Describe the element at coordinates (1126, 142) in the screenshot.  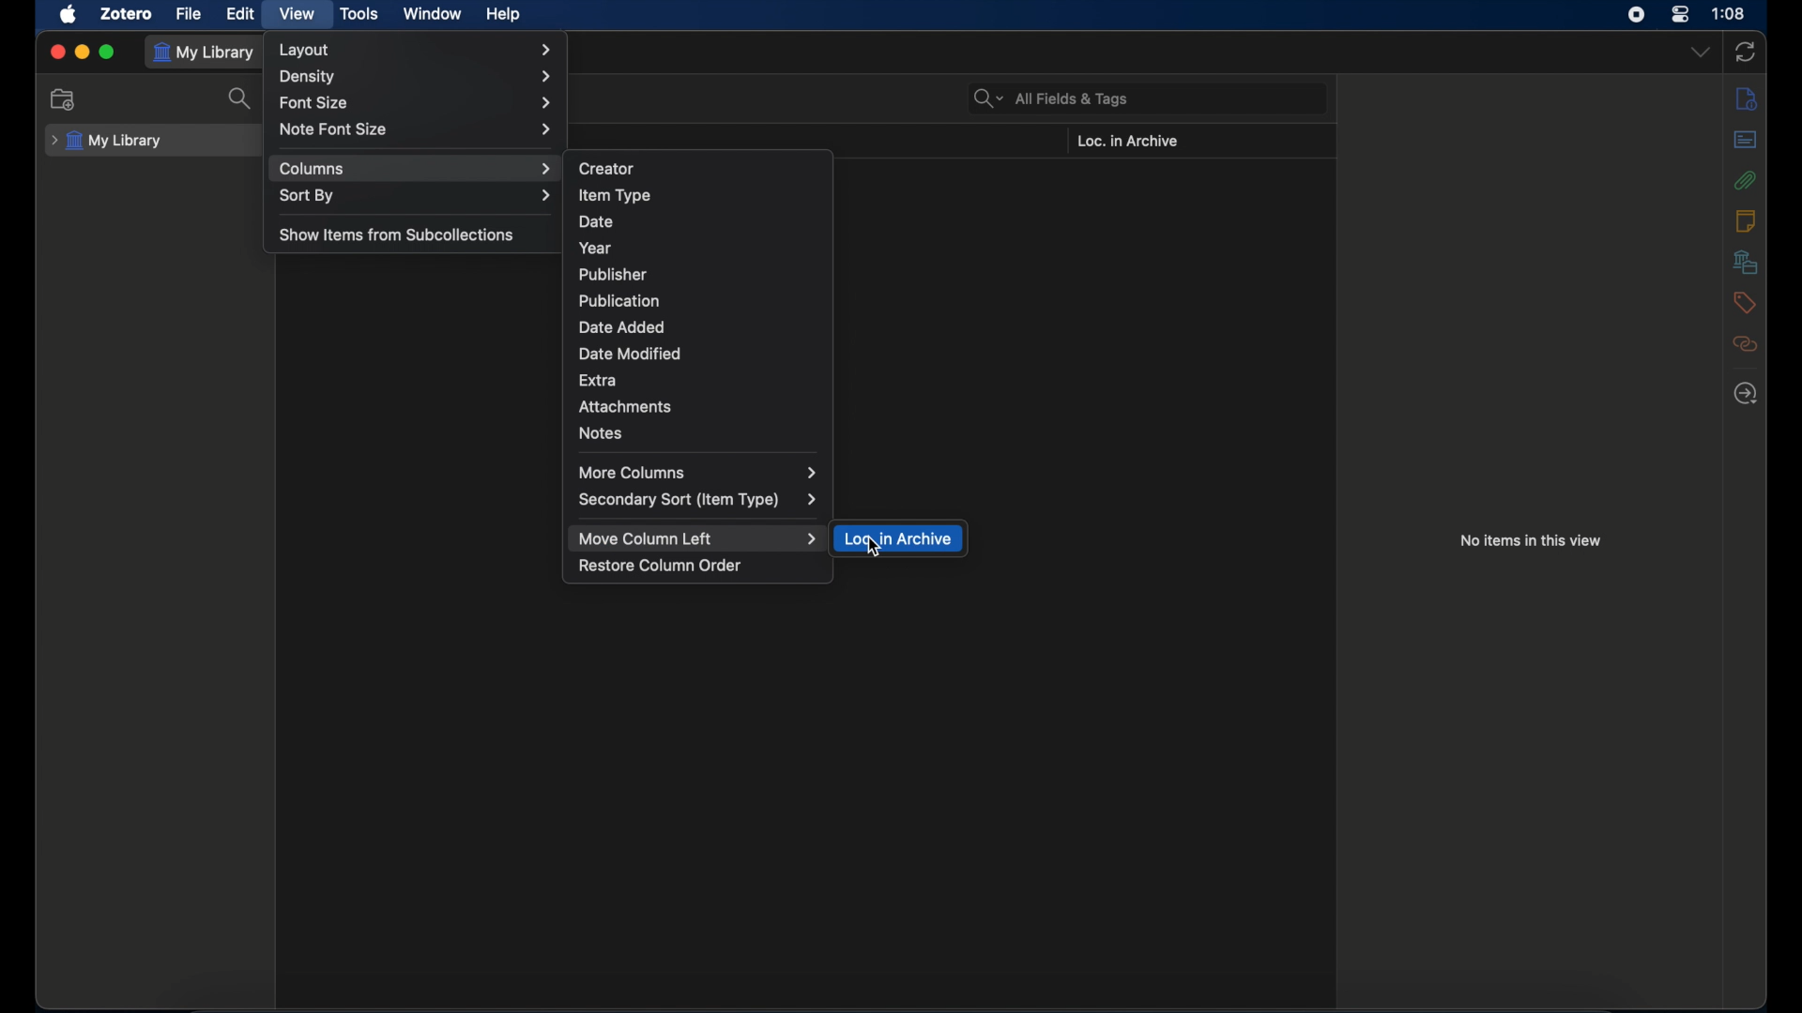
I see `loc. in archive` at that location.